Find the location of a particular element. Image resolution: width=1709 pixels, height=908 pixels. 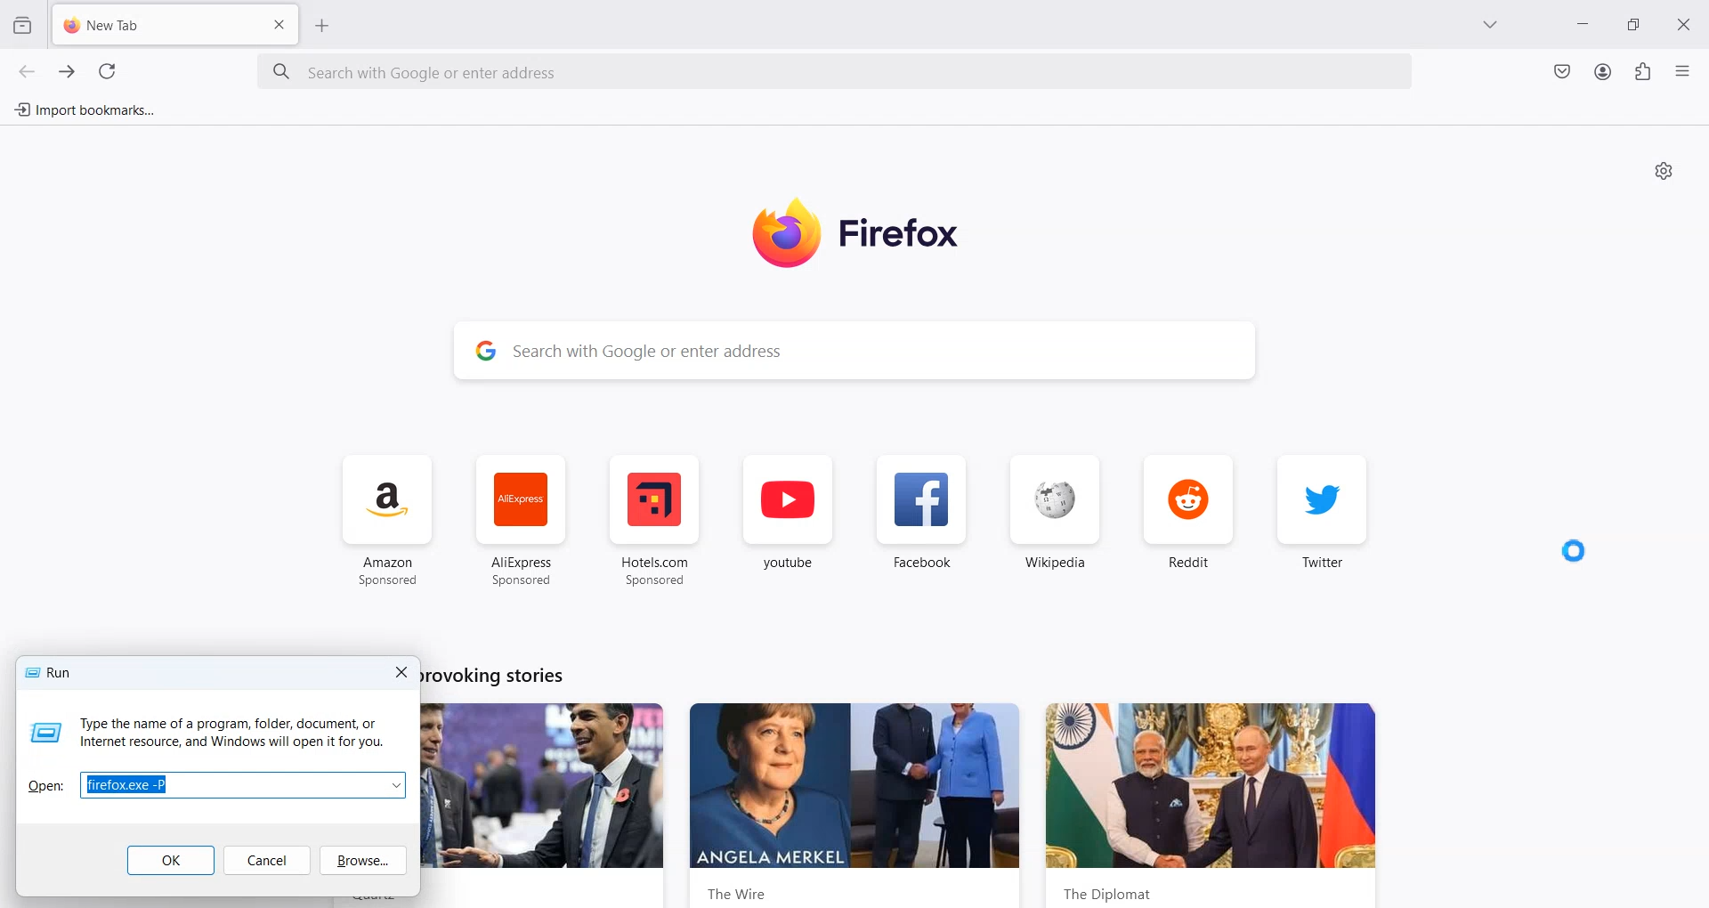

View Recent browsing is located at coordinates (22, 24).